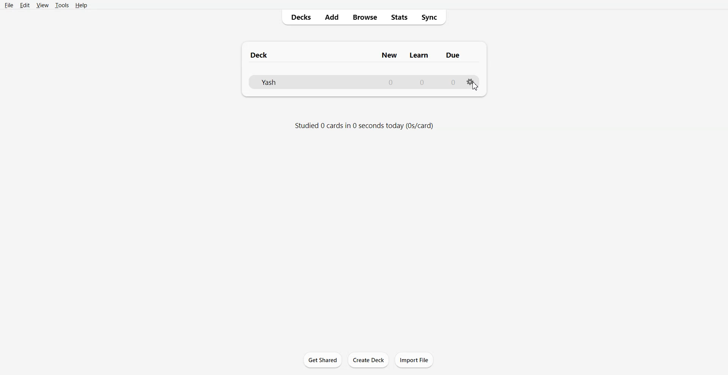  What do you see at coordinates (61, 6) in the screenshot?
I see `Tools` at bounding box center [61, 6].